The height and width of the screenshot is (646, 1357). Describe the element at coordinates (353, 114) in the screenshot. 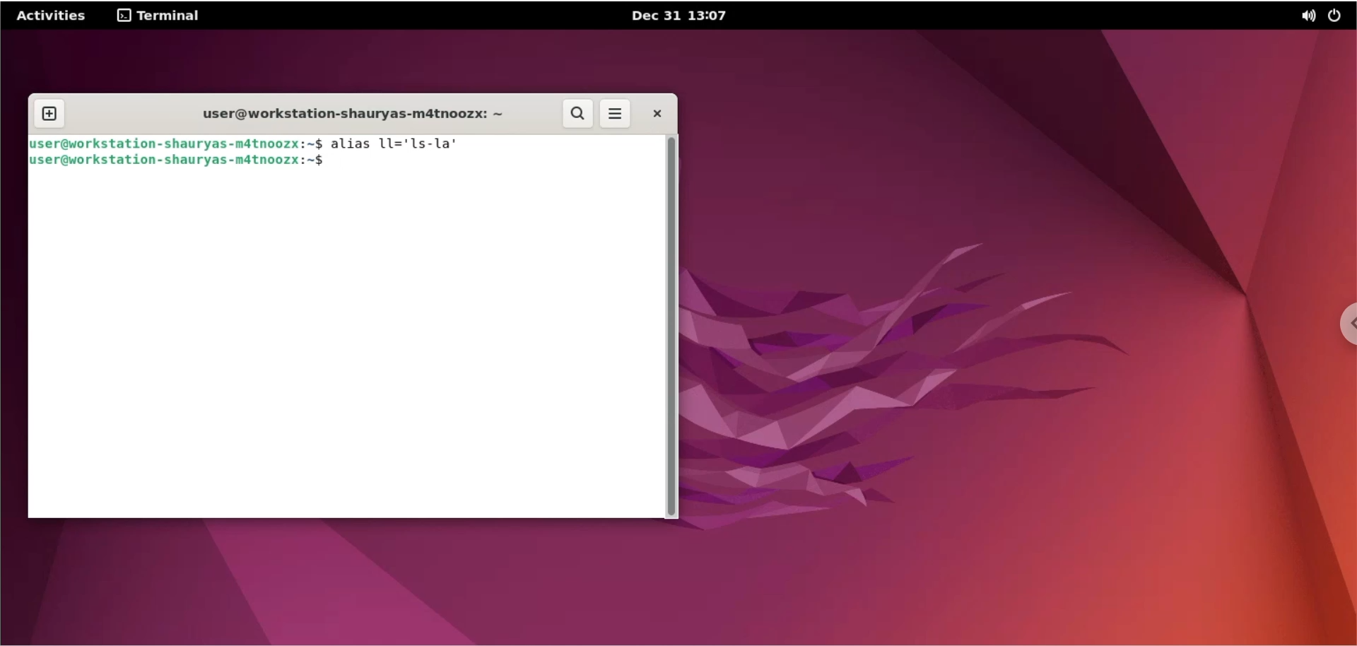

I see `user@workstation-shauryas-m4tnoozx: ~` at that location.